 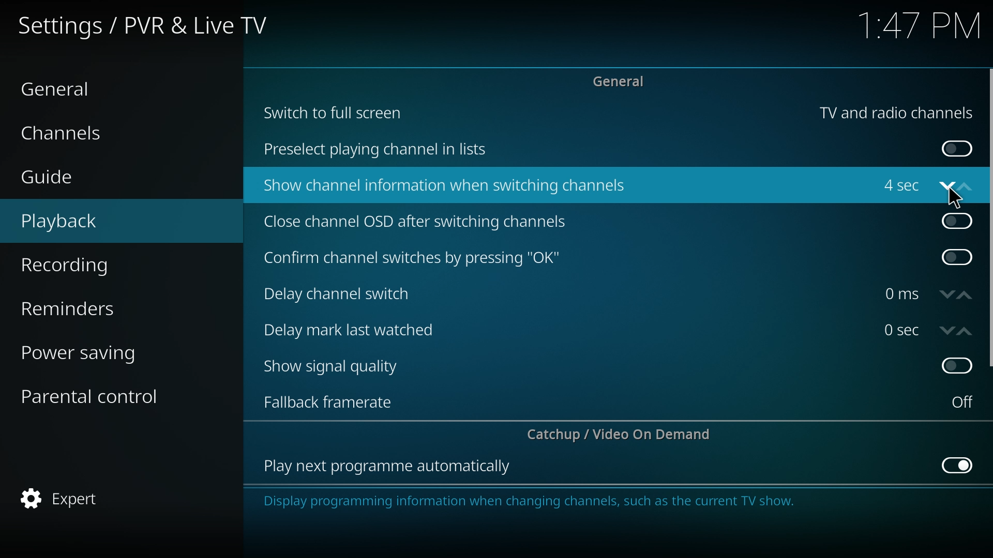 What do you see at coordinates (921, 27) in the screenshot?
I see `time` at bounding box center [921, 27].